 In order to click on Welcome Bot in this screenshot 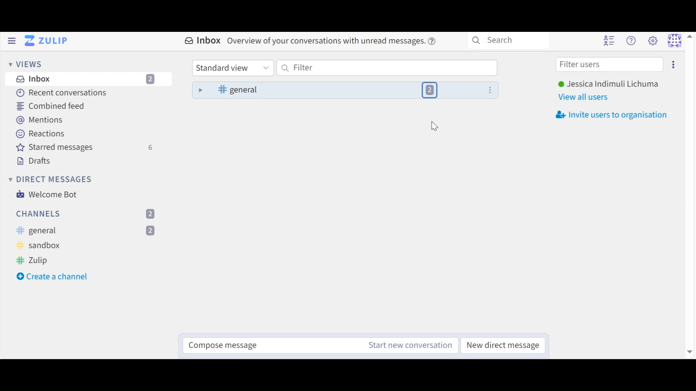, I will do `click(48, 194)`.